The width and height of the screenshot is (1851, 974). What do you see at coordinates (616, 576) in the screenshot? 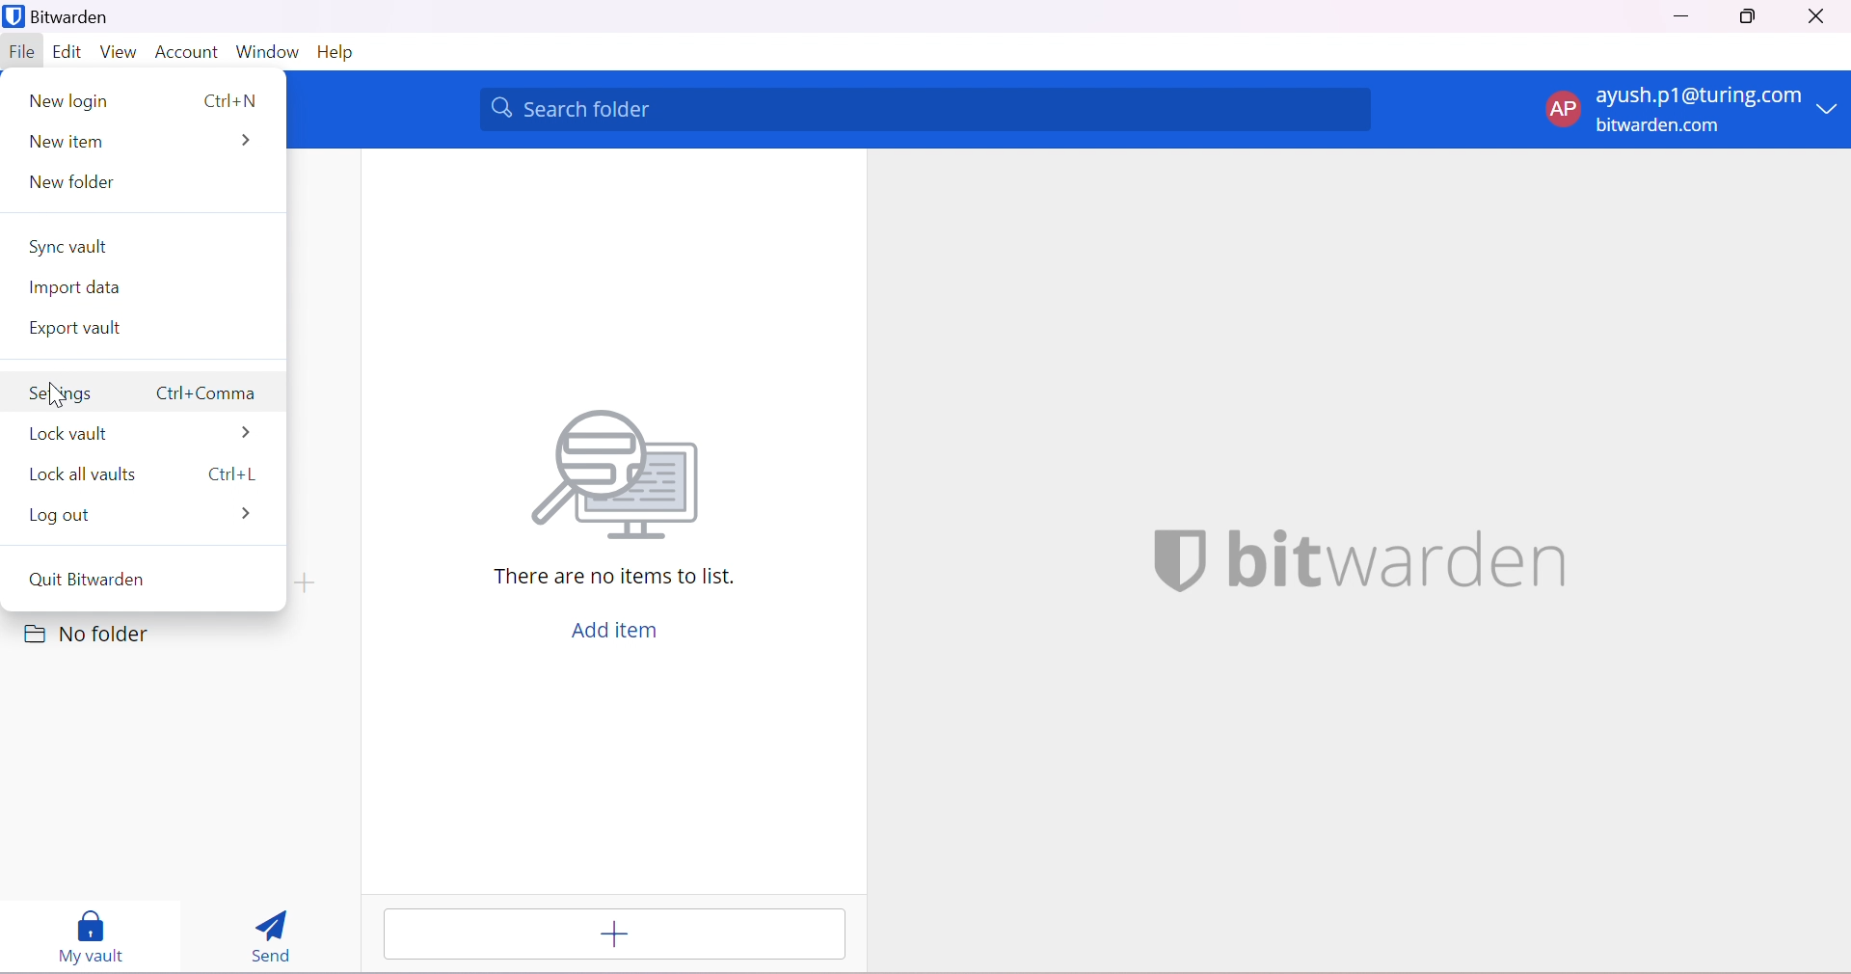
I see `There are no items to list.` at bounding box center [616, 576].